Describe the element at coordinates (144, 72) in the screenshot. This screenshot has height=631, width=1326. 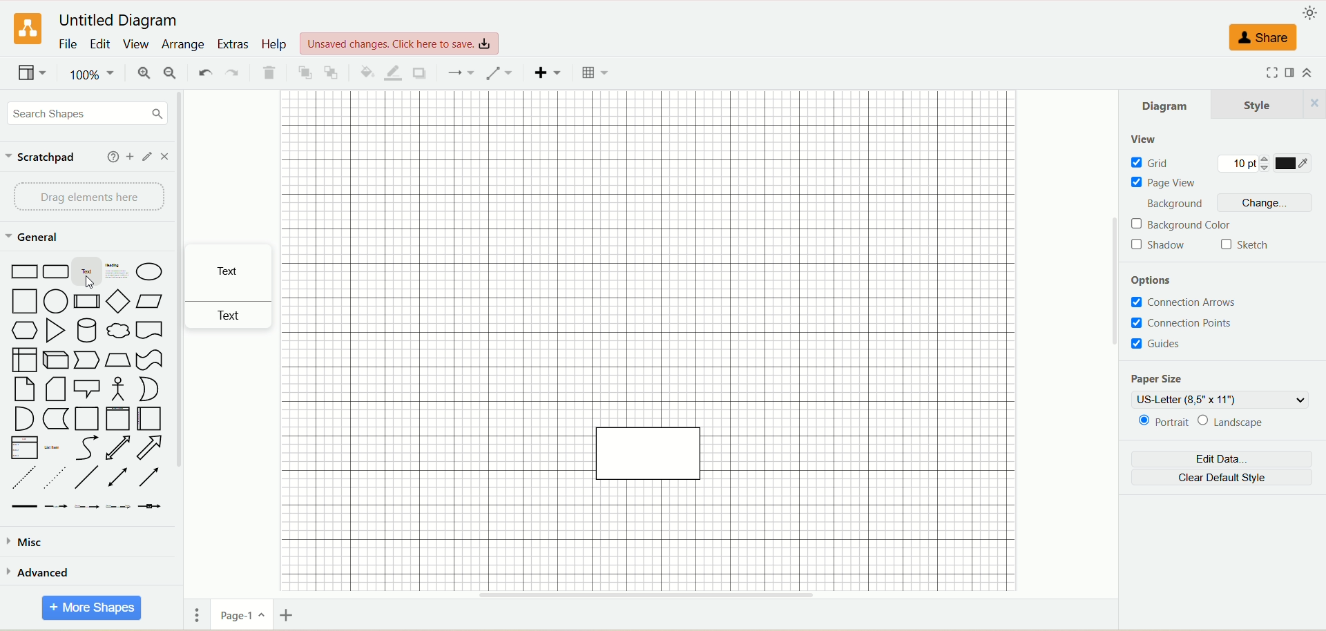
I see `zoom in` at that location.